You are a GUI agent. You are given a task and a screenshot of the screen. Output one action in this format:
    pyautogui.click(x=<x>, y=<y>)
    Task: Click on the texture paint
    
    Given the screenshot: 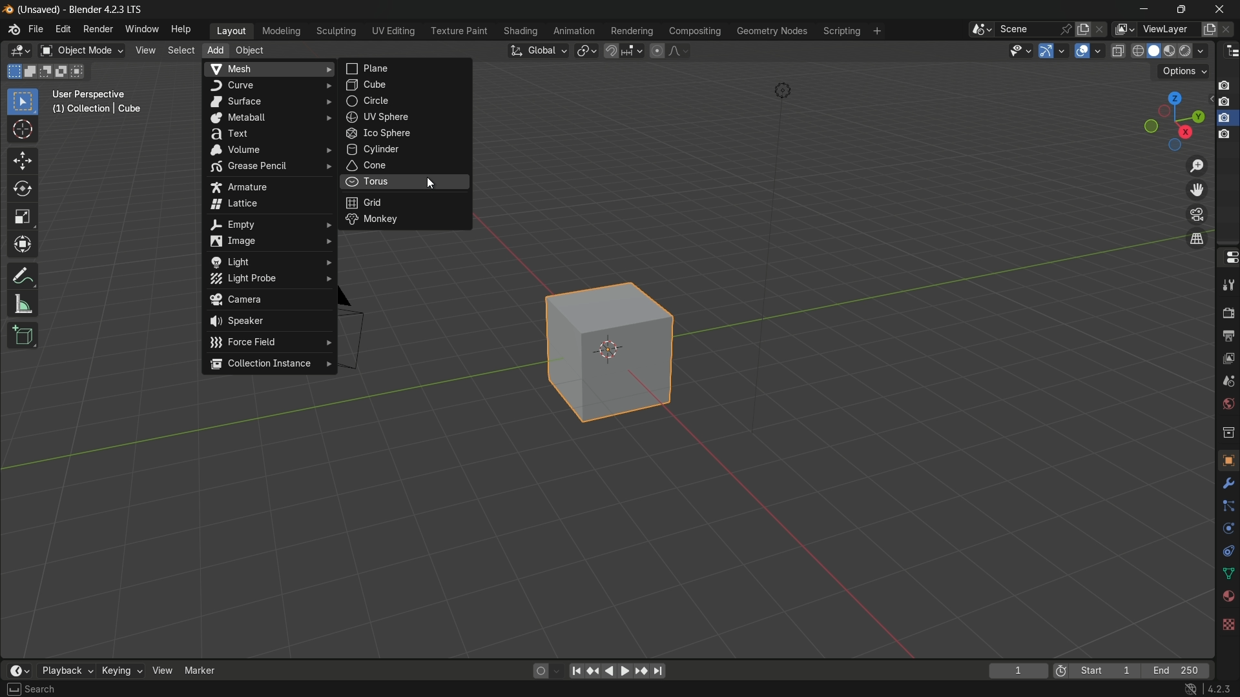 What is the action you would take?
    pyautogui.click(x=459, y=31)
    